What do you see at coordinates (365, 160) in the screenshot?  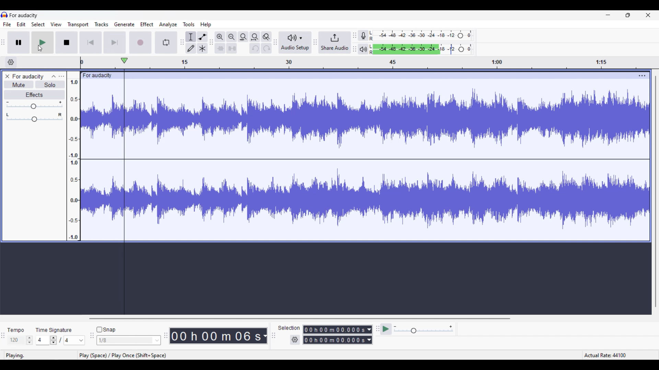 I see `Current track` at bounding box center [365, 160].